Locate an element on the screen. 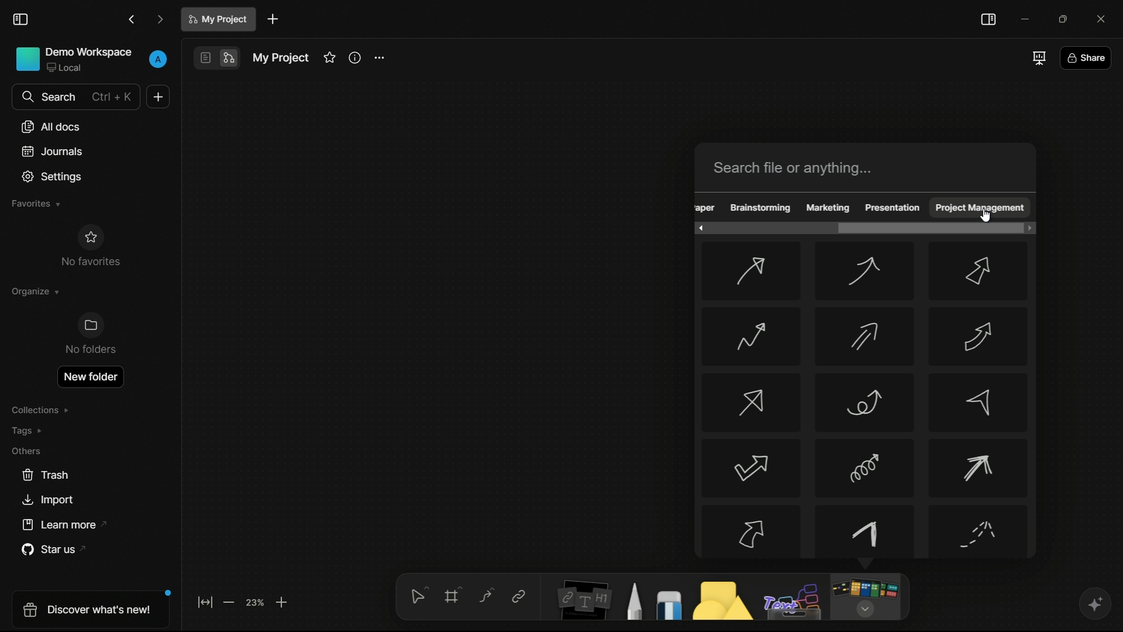 This screenshot has width=1123, height=632. arrow-5 is located at coordinates (863, 337).